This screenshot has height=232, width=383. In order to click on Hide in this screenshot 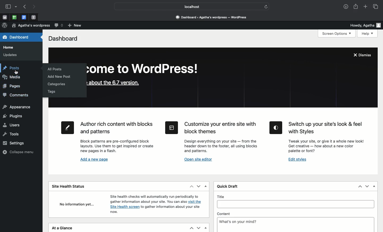, I will do `click(205, 227)`.